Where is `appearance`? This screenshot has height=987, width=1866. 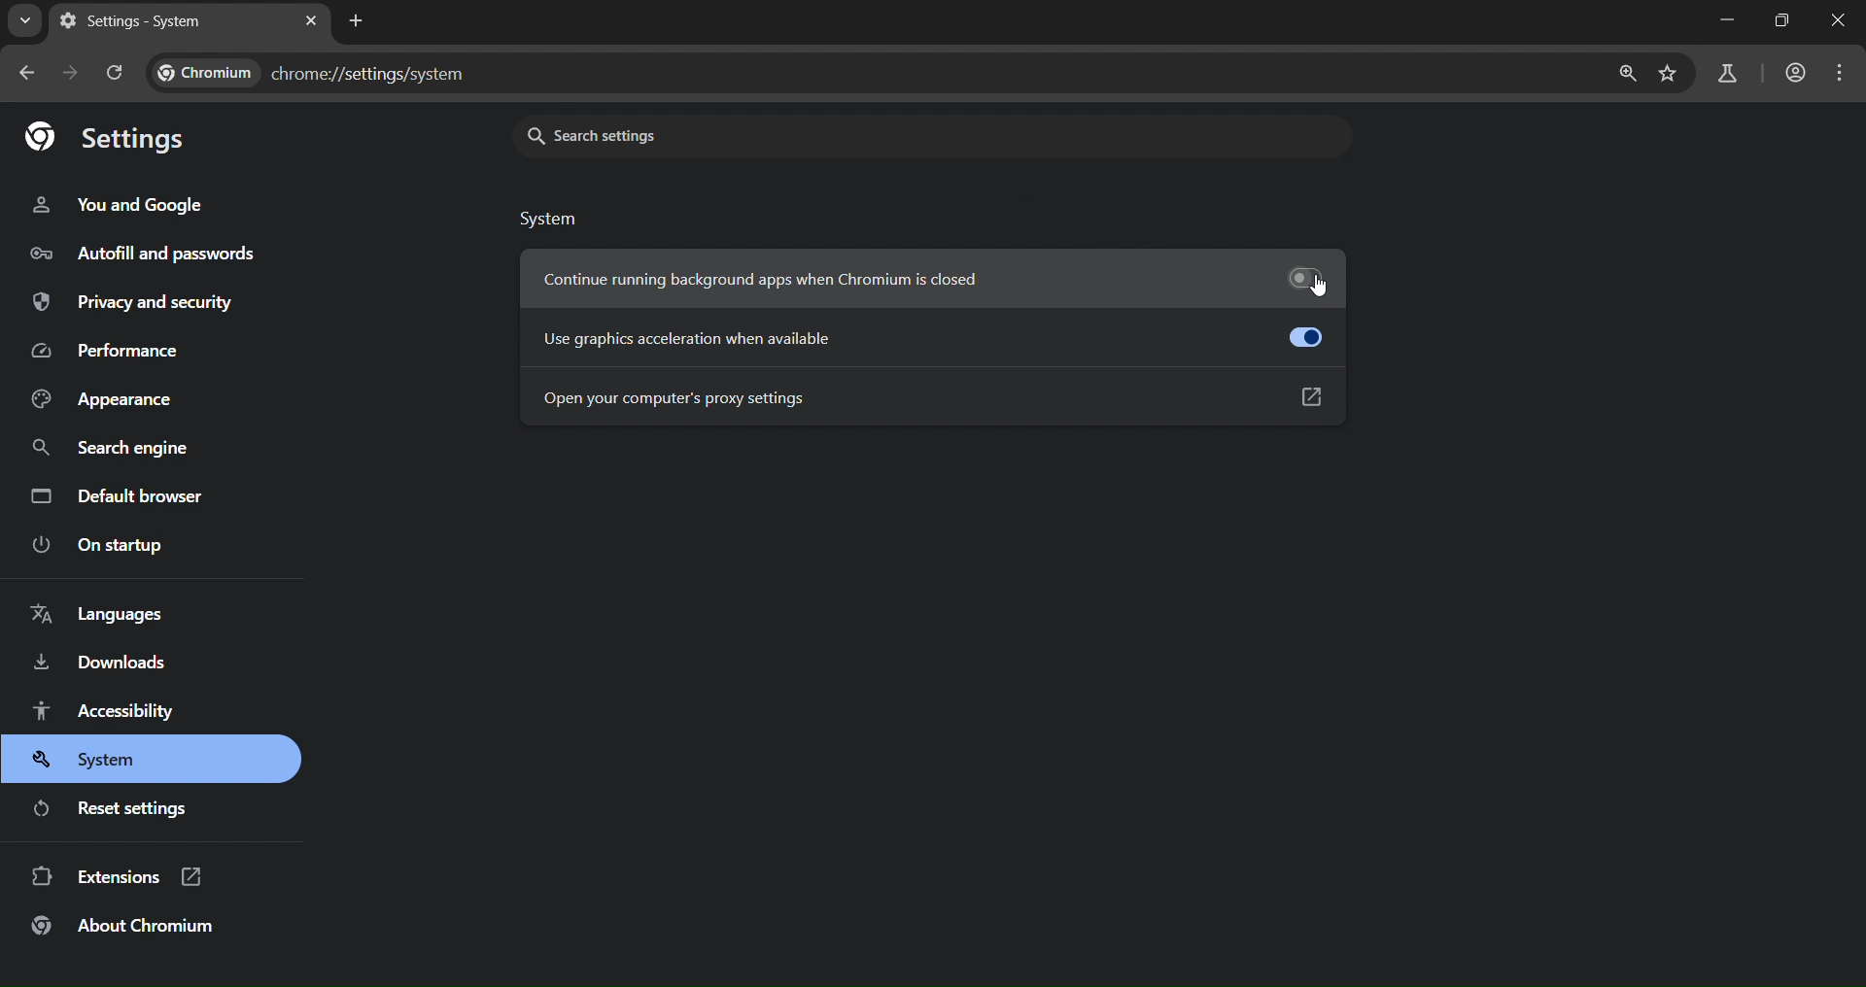 appearance is located at coordinates (109, 394).